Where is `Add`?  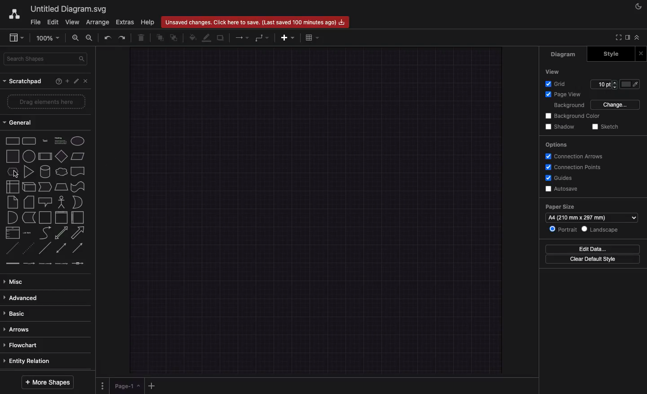
Add is located at coordinates (289, 38).